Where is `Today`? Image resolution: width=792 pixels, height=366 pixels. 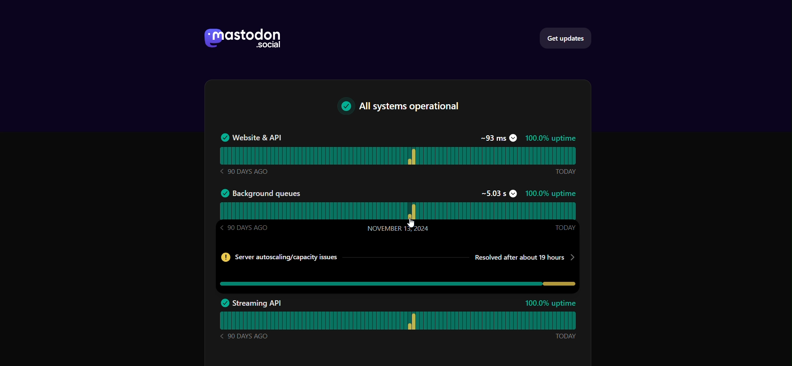 Today is located at coordinates (565, 336).